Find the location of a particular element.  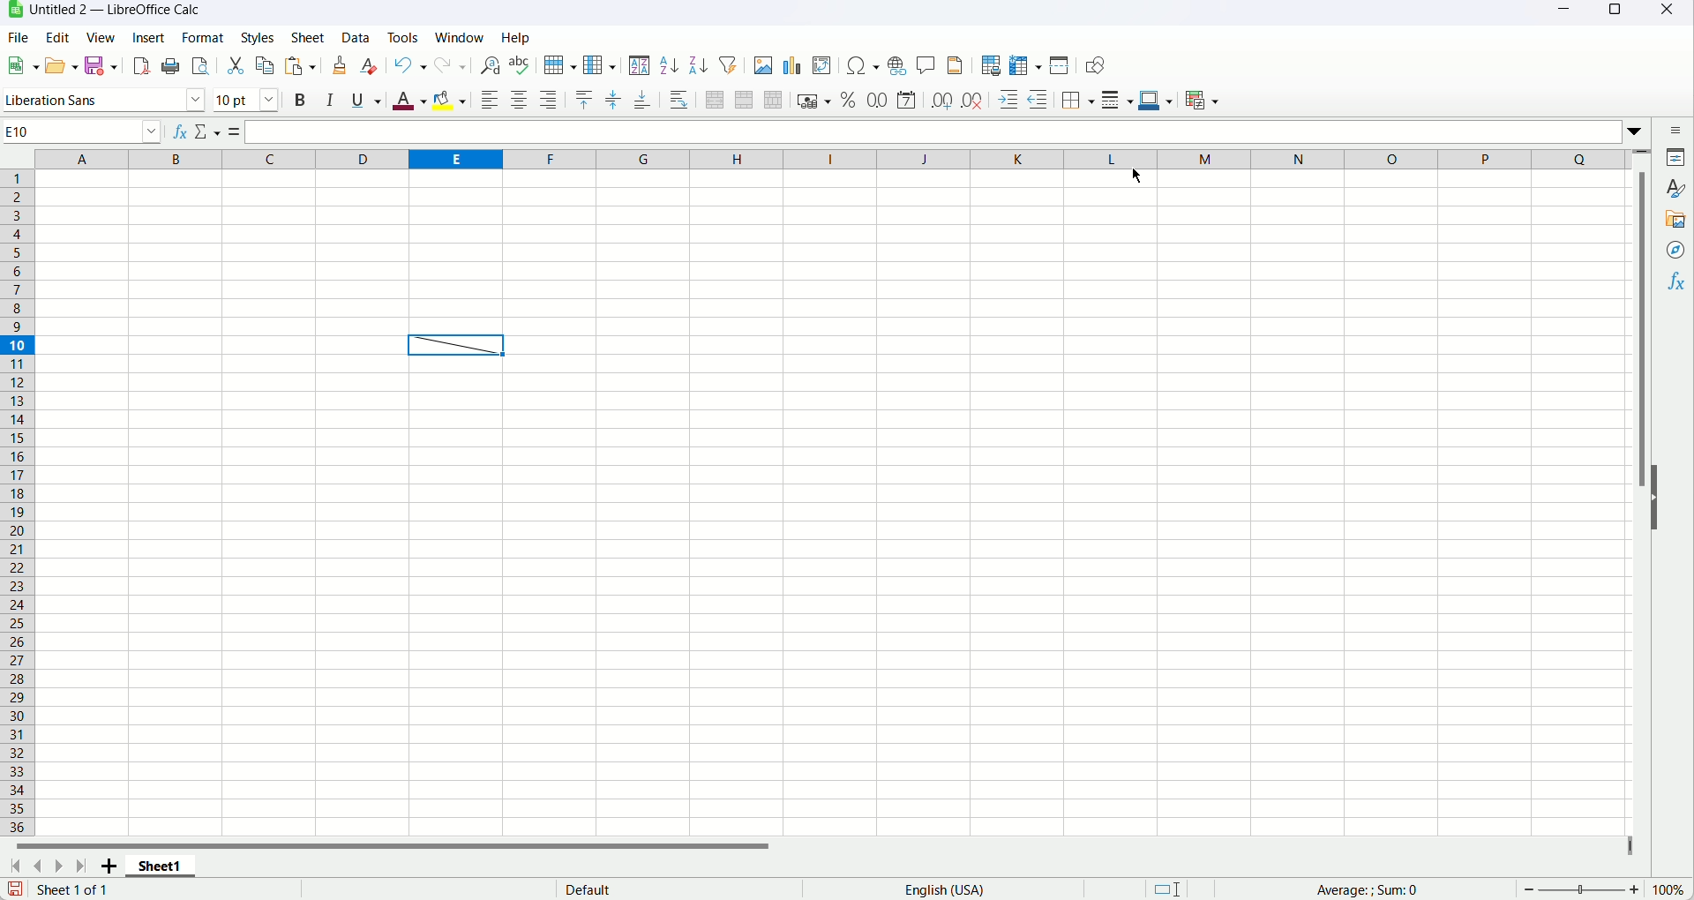

Format as currency is located at coordinates (814, 101).